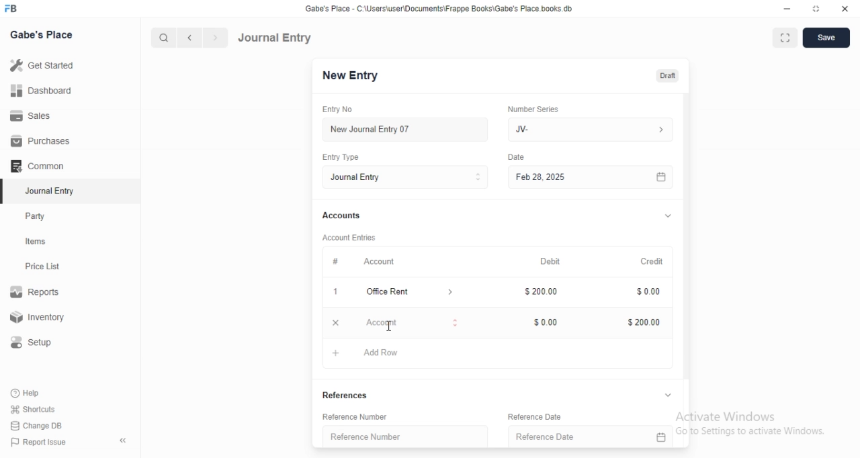 The height and width of the screenshot is (458, 860). I want to click on Get Started, so click(41, 66).